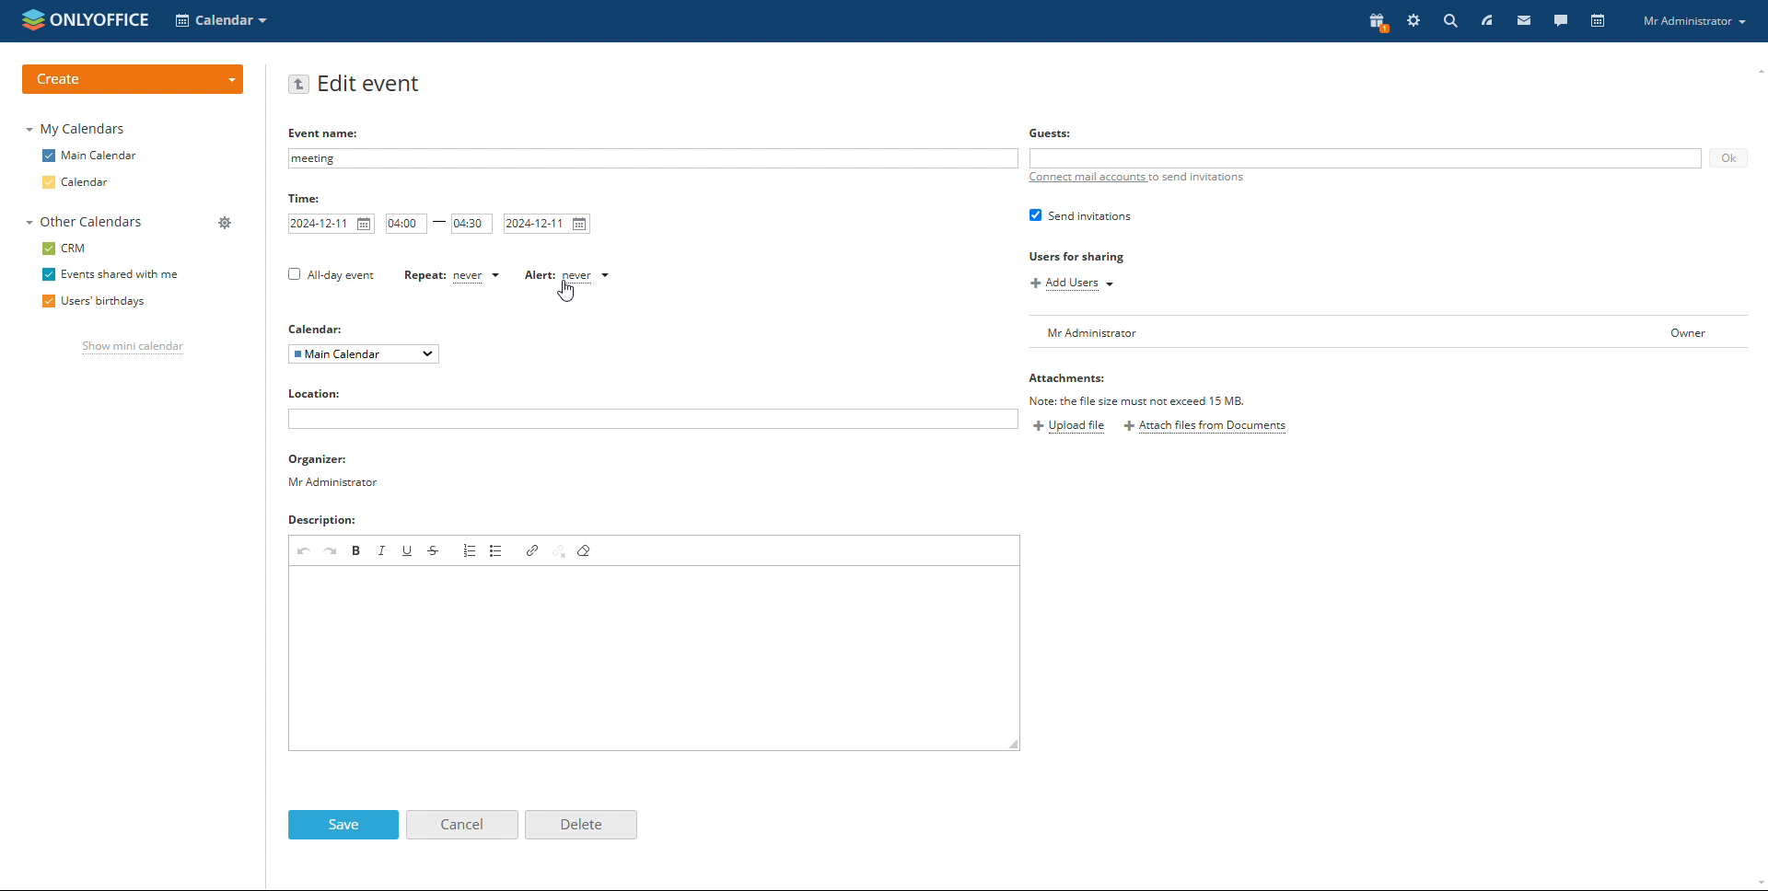  Describe the element at coordinates (1077, 256) in the screenshot. I see `Users for sharing` at that location.